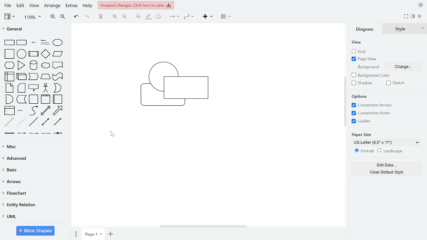 The height and width of the screenshot is (240, 427). I want to click on ellipse, so click(58, 43).